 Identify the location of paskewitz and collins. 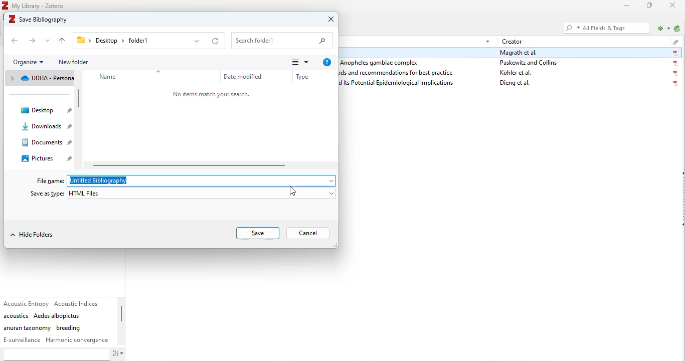
(530, 63).